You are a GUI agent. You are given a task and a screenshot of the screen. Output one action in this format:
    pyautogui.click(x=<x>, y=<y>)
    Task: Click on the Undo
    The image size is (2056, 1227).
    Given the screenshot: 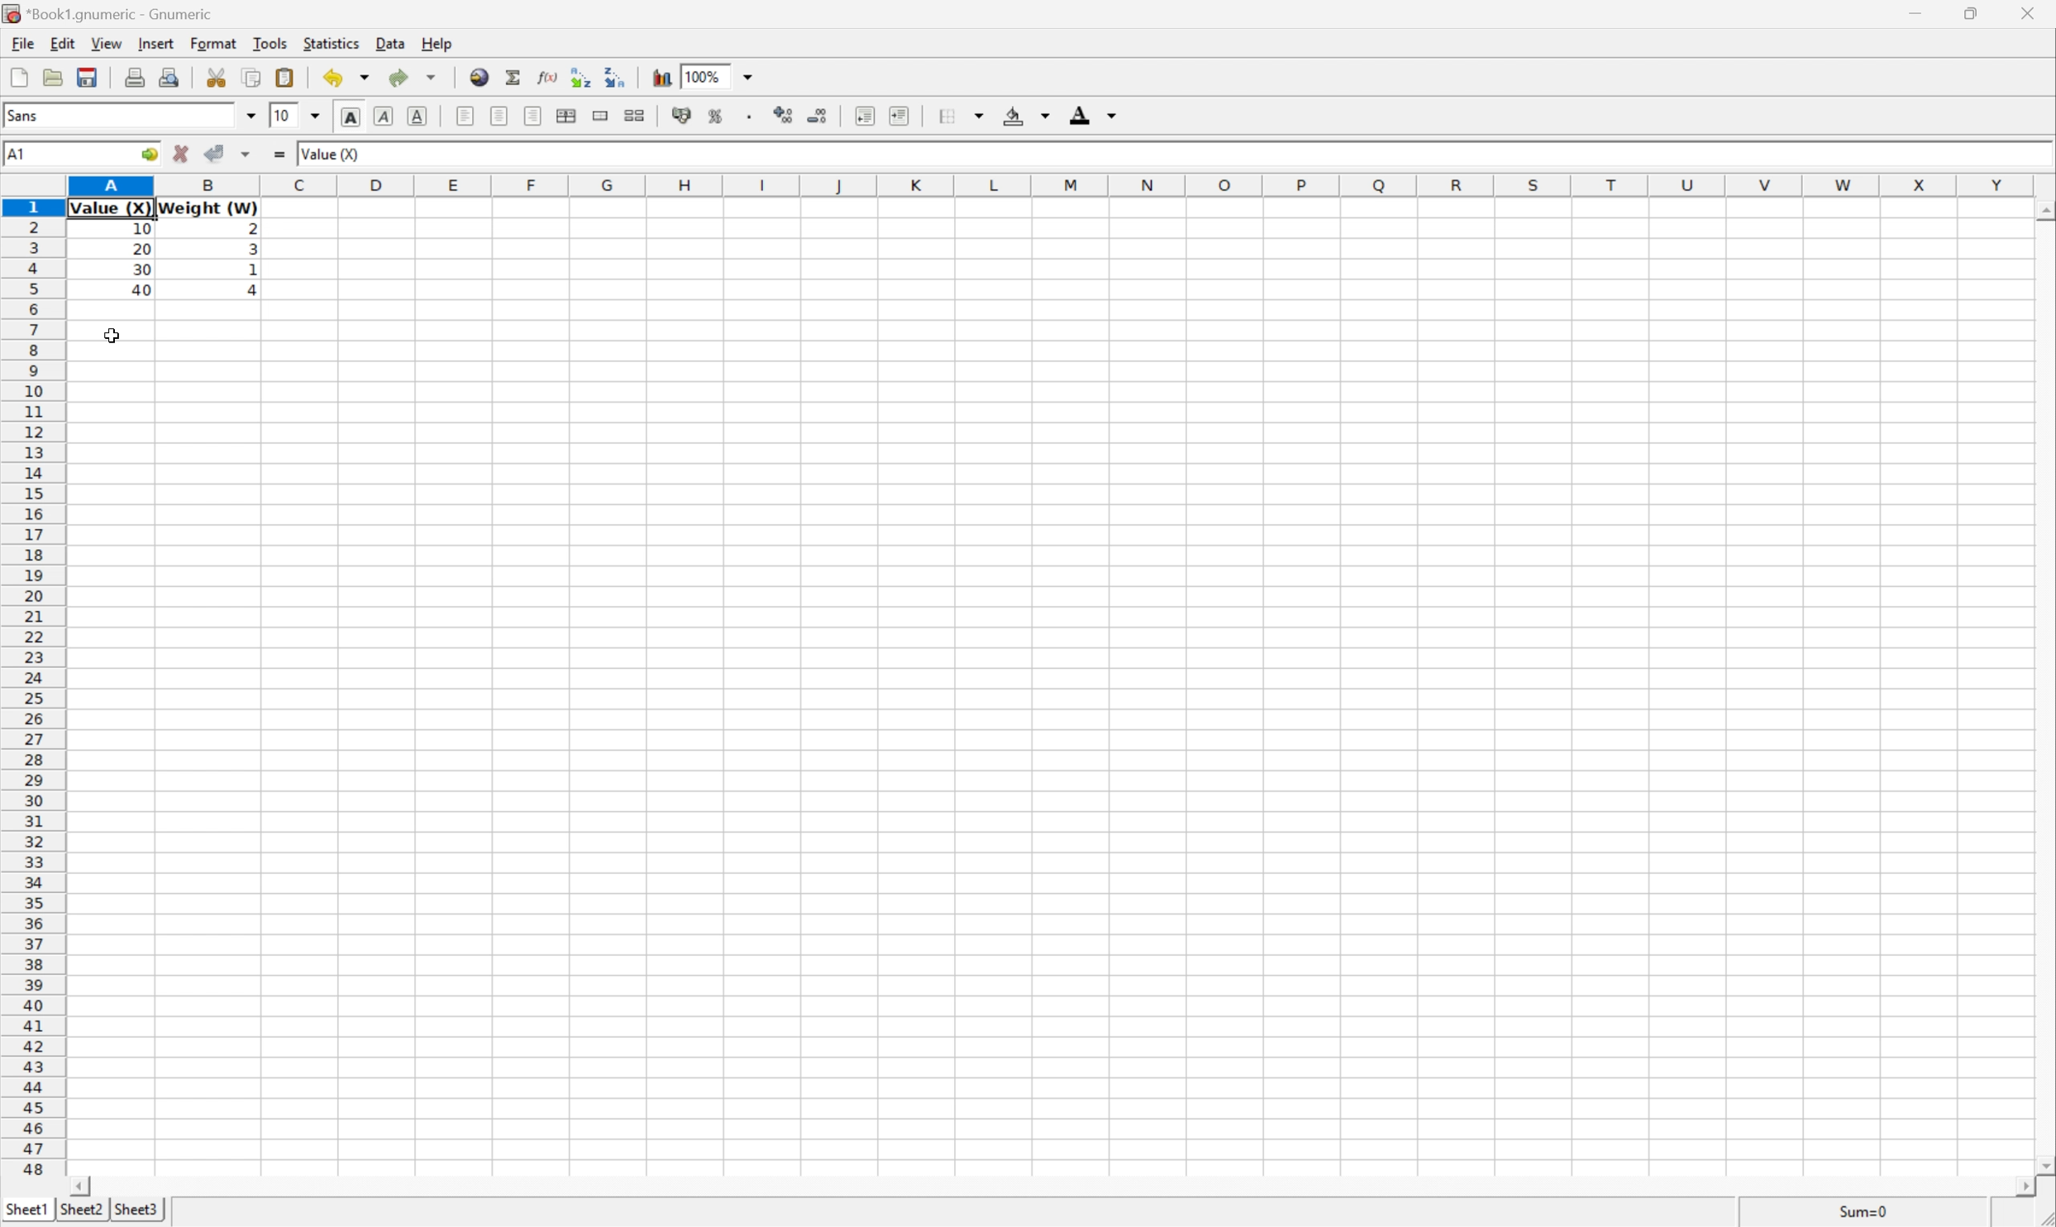 What is the action you would take?
    pyautogui.click(x=350, y=75)
    